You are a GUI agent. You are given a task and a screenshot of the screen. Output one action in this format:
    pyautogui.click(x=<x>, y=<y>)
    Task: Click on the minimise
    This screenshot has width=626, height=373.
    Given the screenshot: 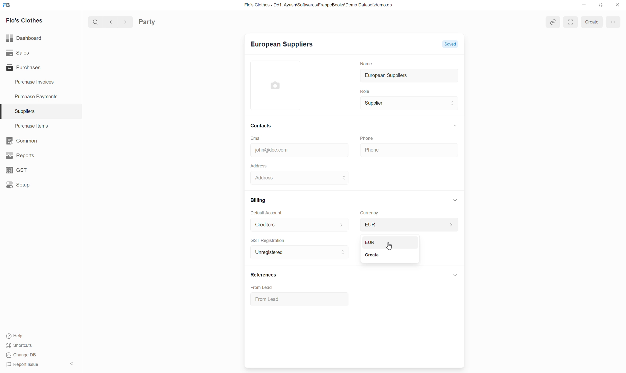 What is the action you would take?
    pyautogui.click(x=583, y=5)
    